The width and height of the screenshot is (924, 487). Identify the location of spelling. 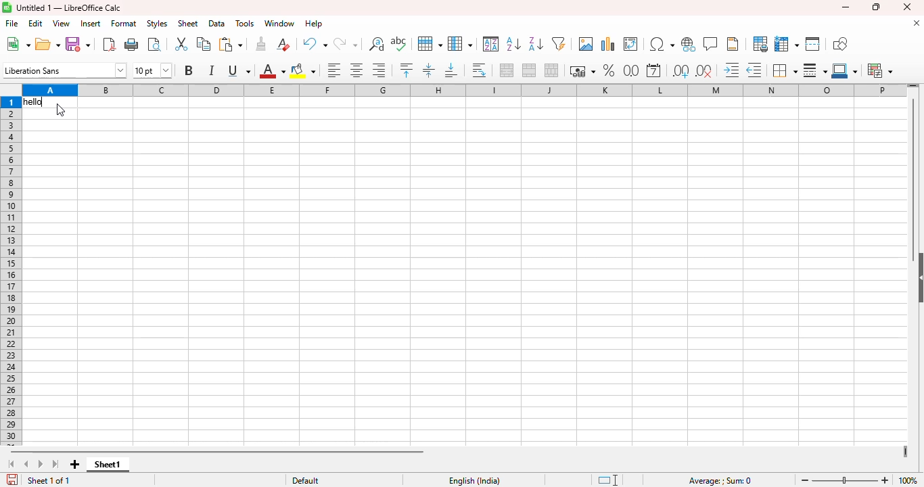
(398, 43).